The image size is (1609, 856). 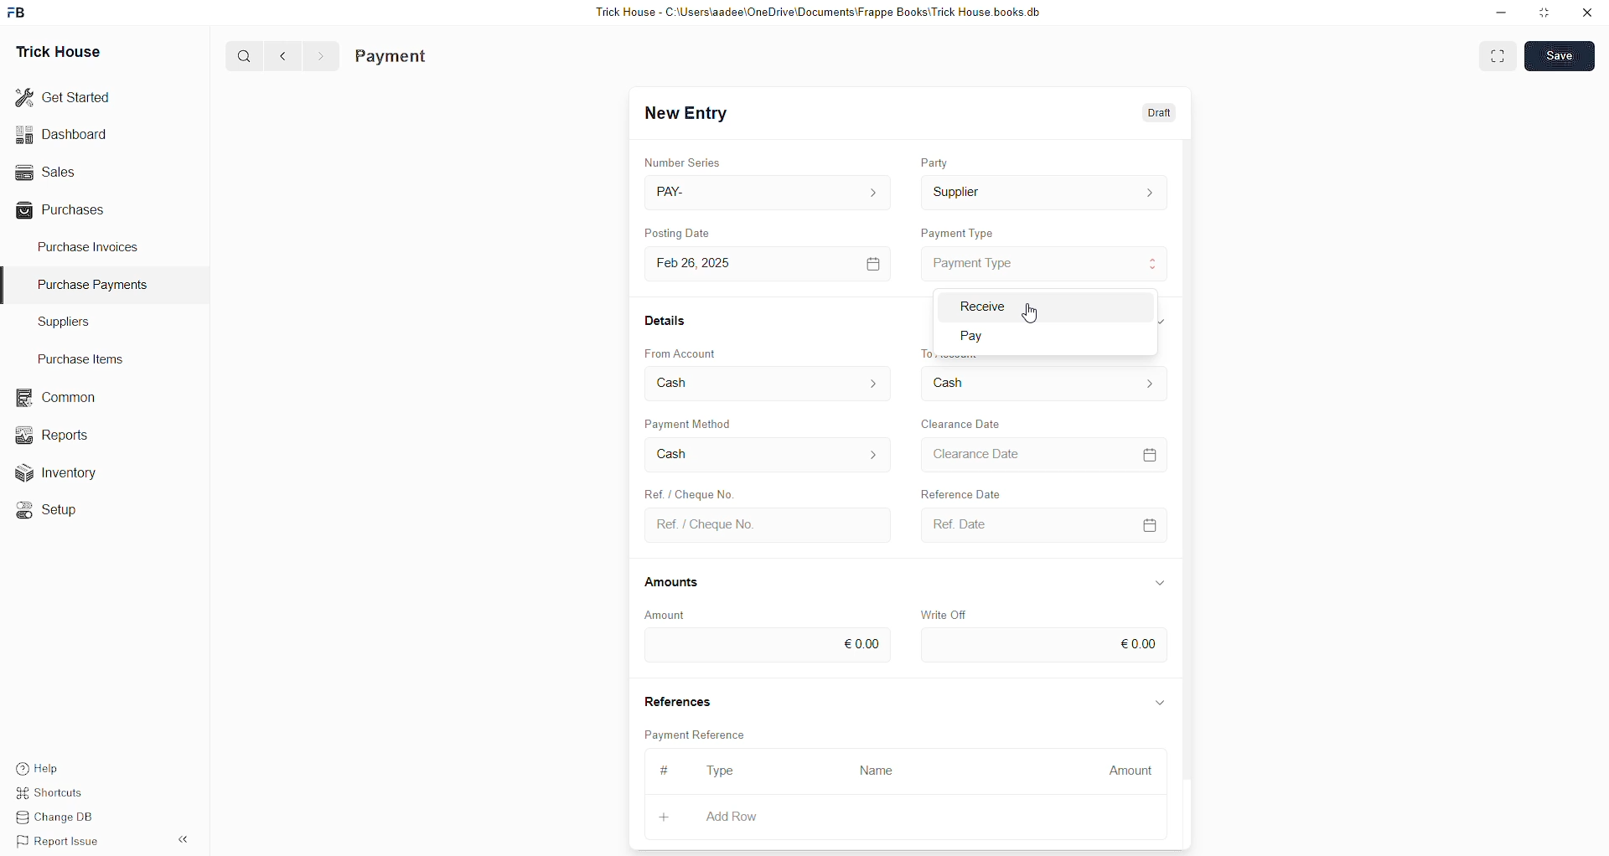 I want to click on expand, so click(x=1156, y=320).